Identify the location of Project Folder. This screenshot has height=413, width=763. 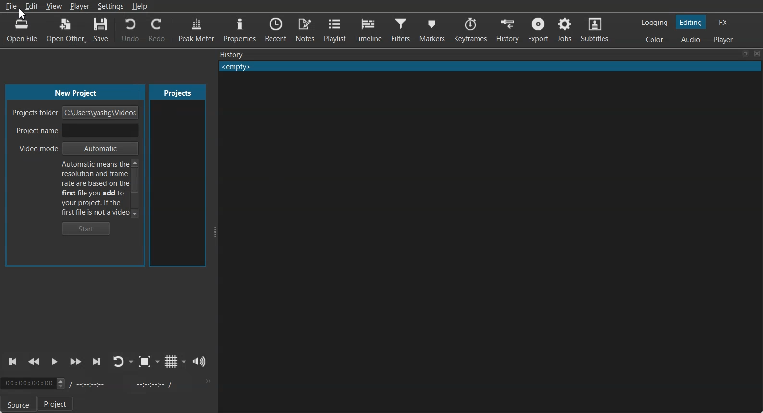
(35, 111).